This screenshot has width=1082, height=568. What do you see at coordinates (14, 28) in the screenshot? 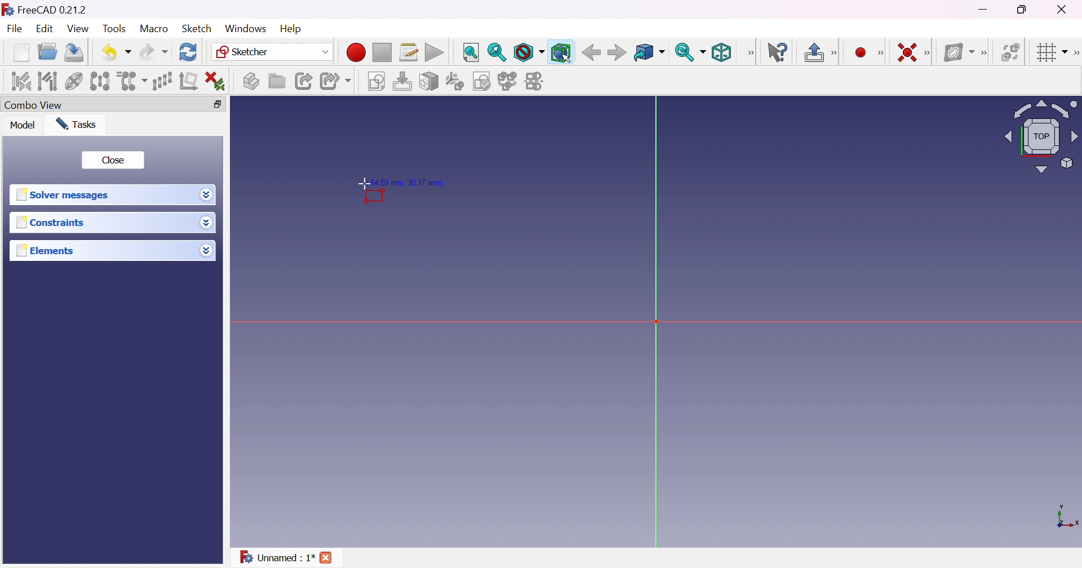
I see `File` at bounding box center [14, 28].